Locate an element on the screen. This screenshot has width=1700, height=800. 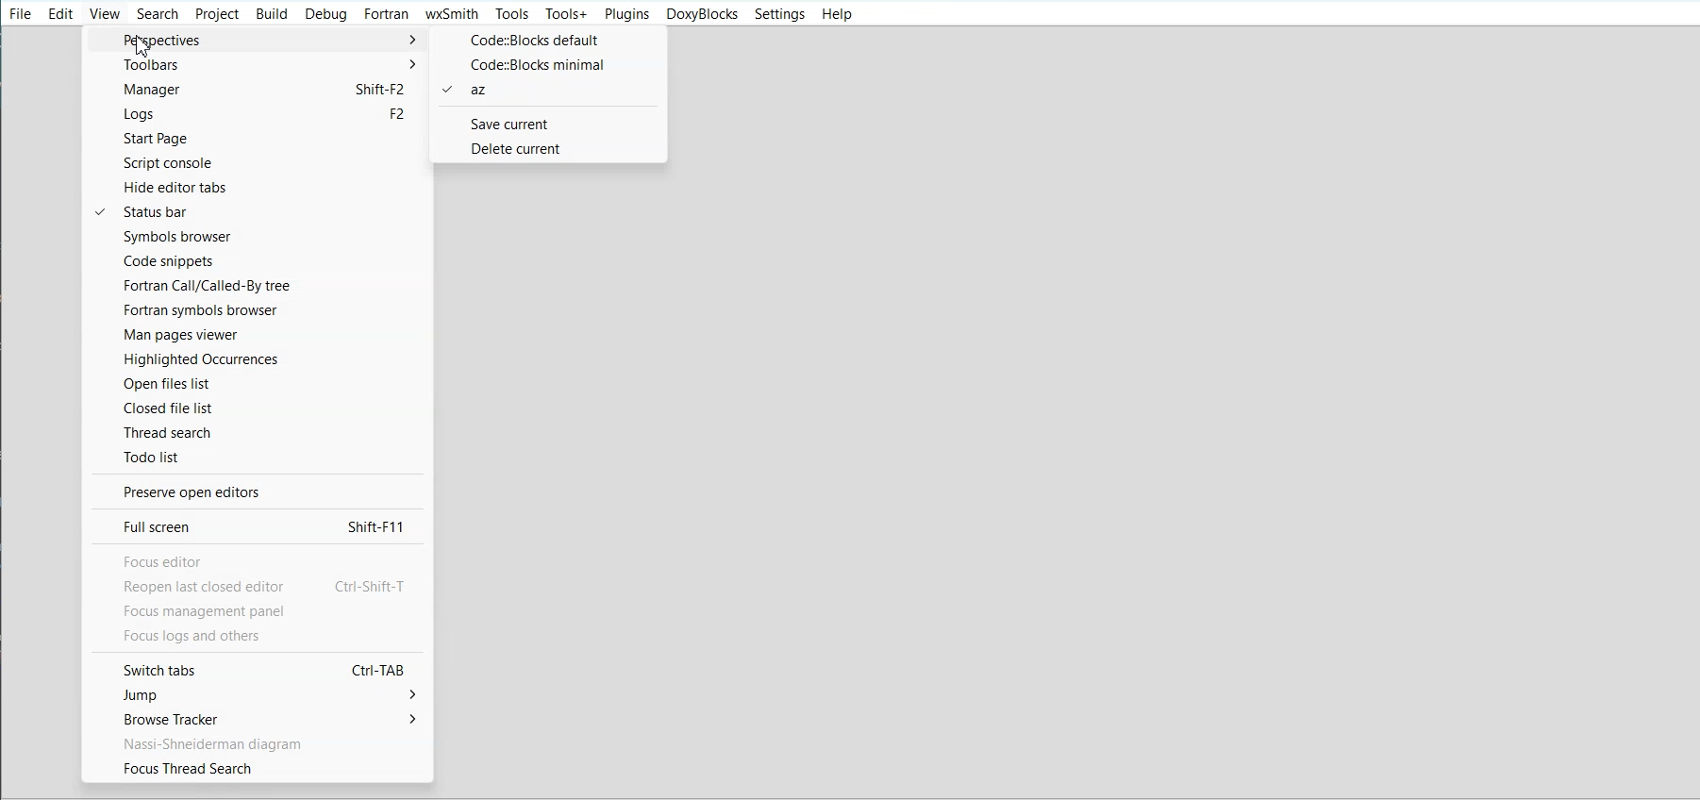
Doxyblocks is located at coordinates (701, 14).